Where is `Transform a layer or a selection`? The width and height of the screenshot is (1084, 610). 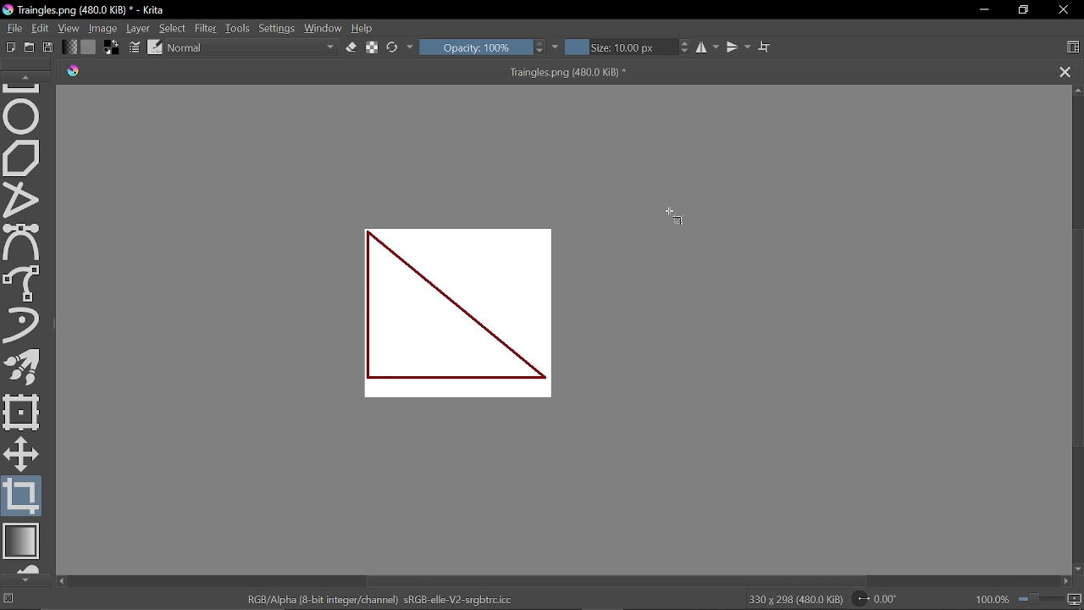 Transform a layer or a selection is located at coordinates (22, 411).